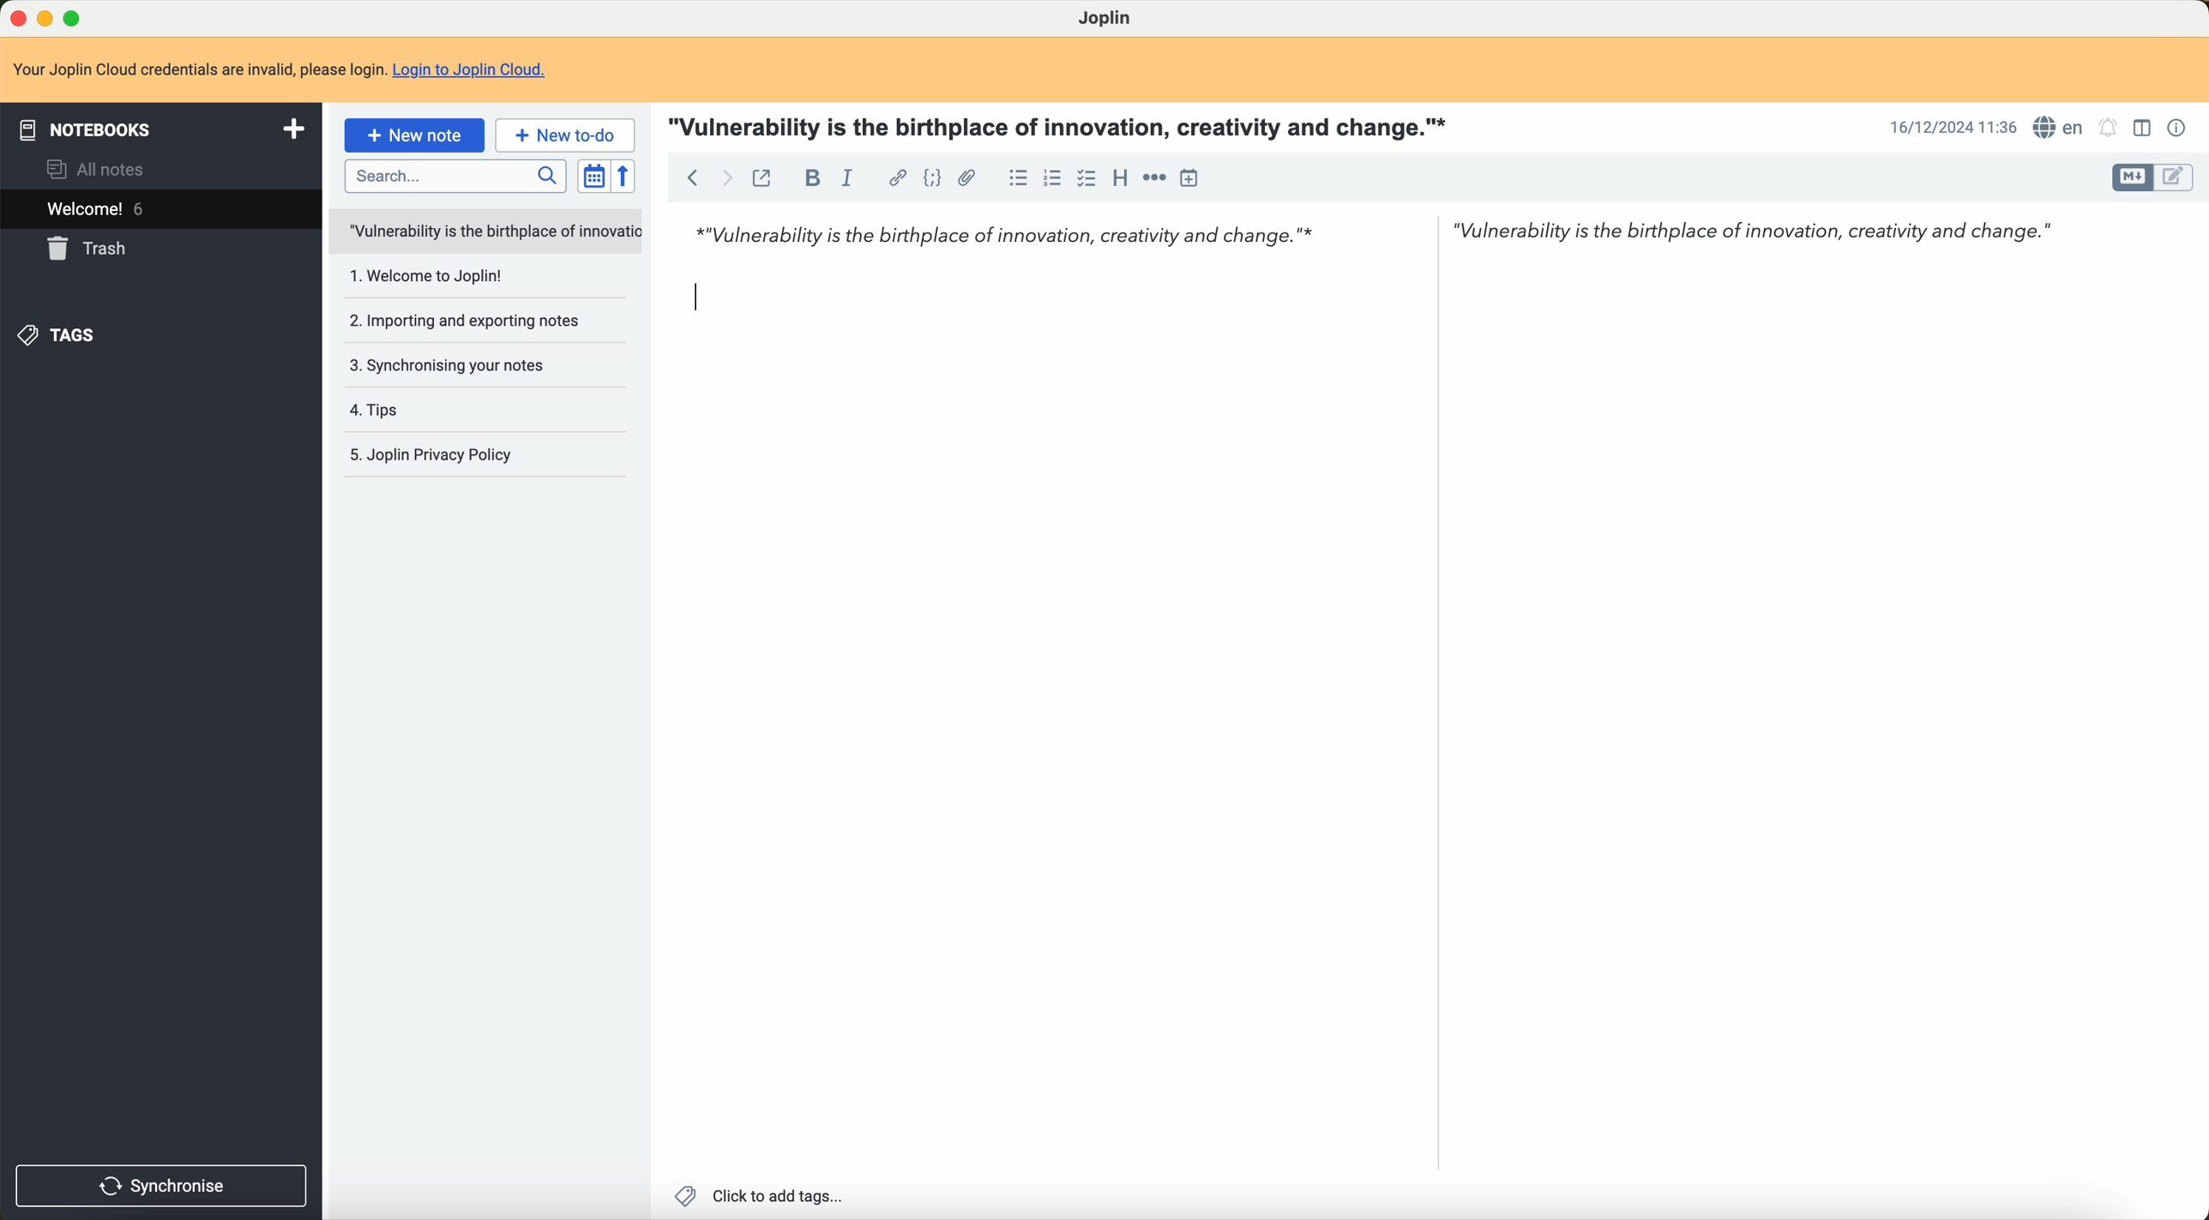  What do you see at coordinates (929, 177) in the screenshot?
I see `code` at bounding box center [929, 177].